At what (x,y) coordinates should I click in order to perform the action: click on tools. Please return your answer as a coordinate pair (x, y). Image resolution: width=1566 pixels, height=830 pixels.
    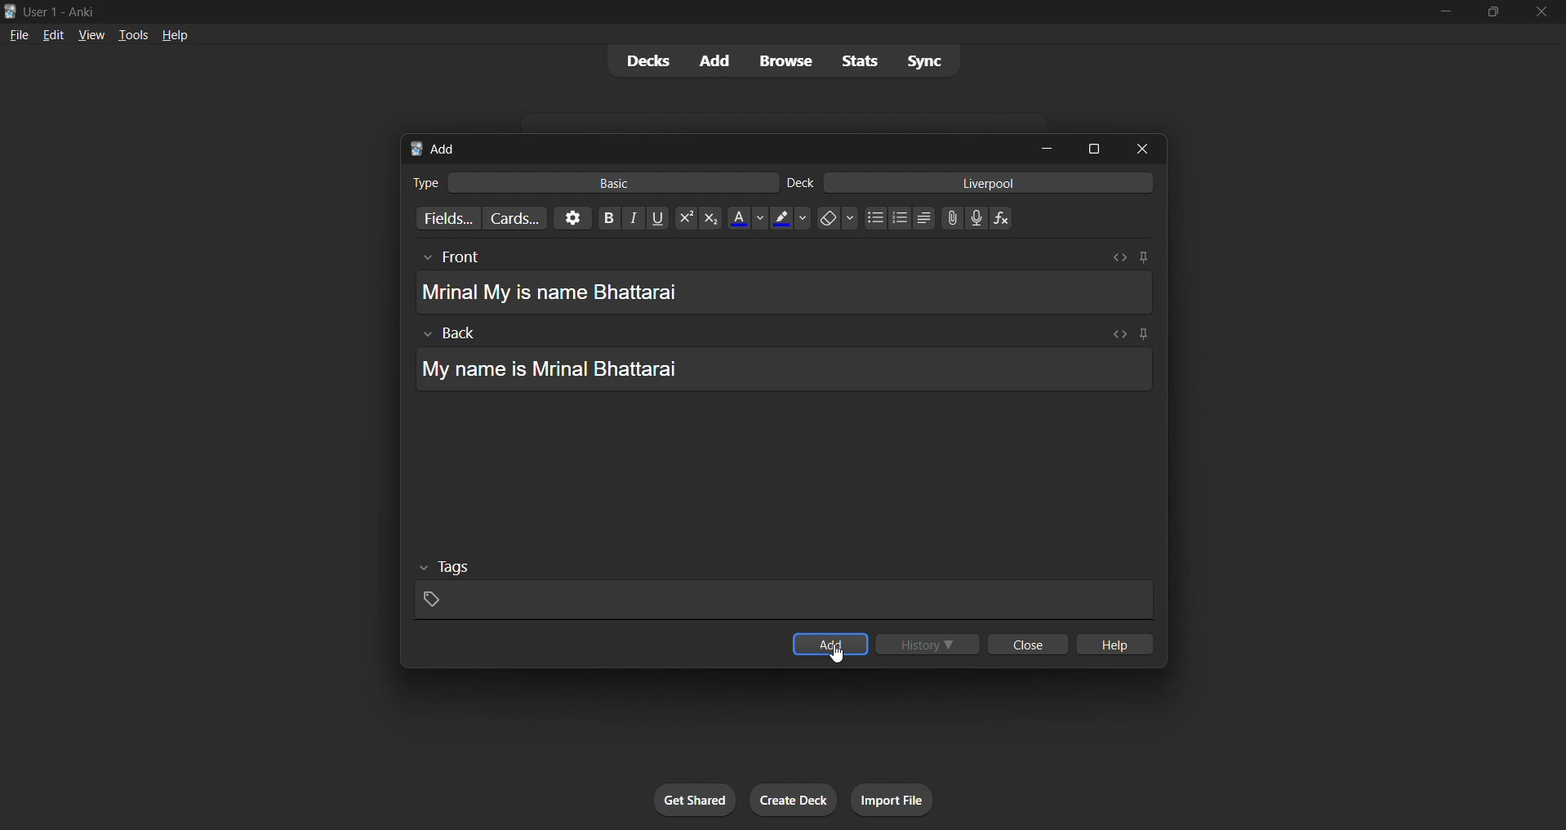
    Looking at the image, I should click on (133, 33).